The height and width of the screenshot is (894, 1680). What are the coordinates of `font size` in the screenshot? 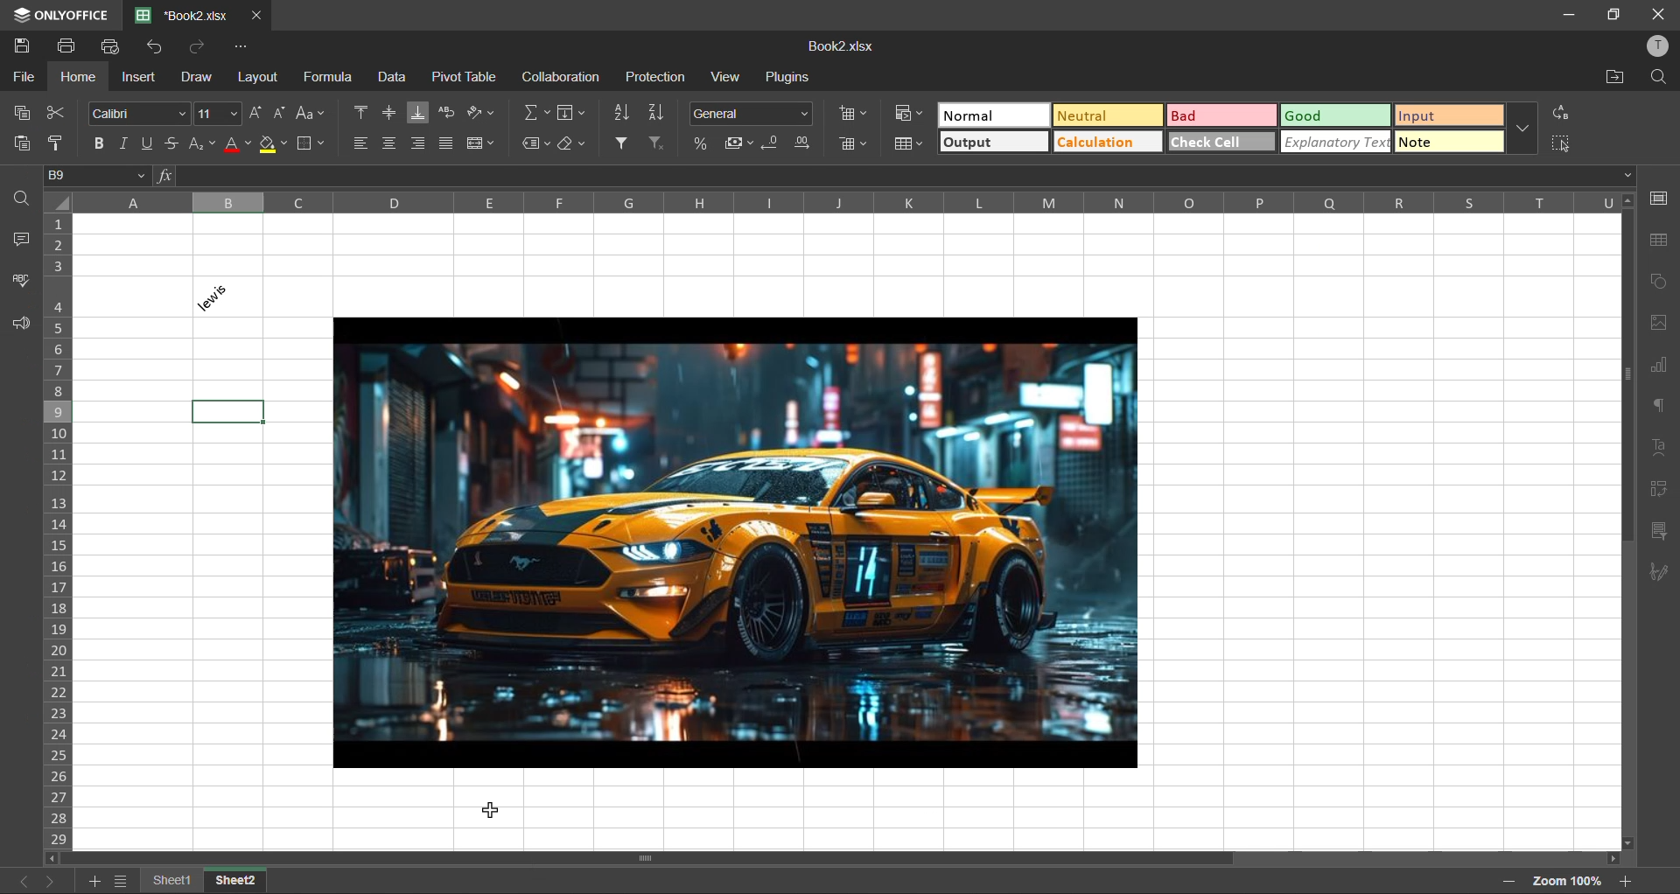 It's located at (220, 114).